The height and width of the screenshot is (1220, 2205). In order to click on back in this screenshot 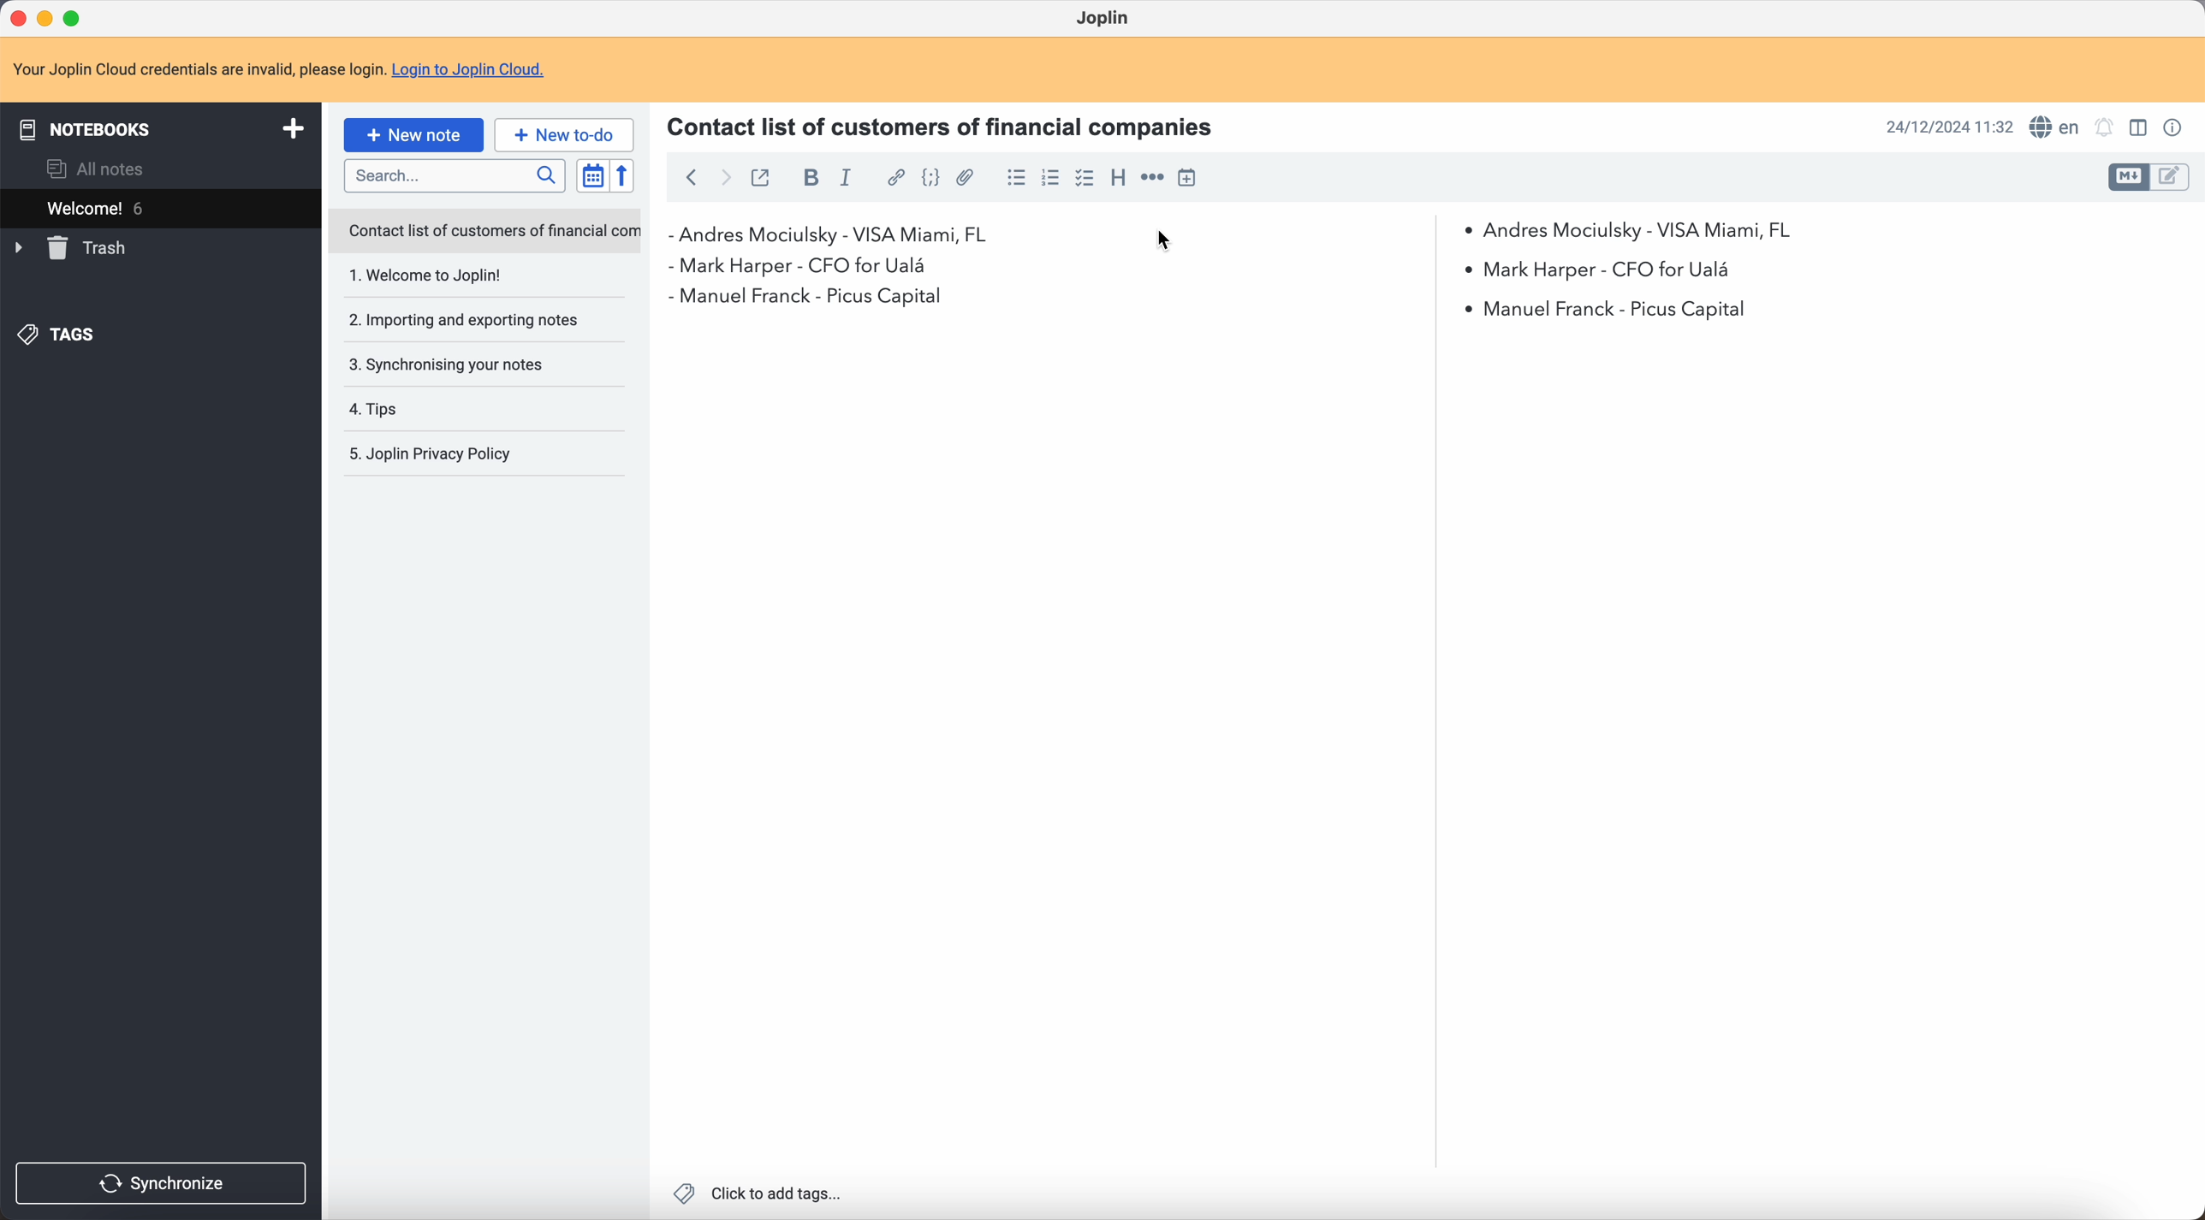, I will do `click(691, 175)`.